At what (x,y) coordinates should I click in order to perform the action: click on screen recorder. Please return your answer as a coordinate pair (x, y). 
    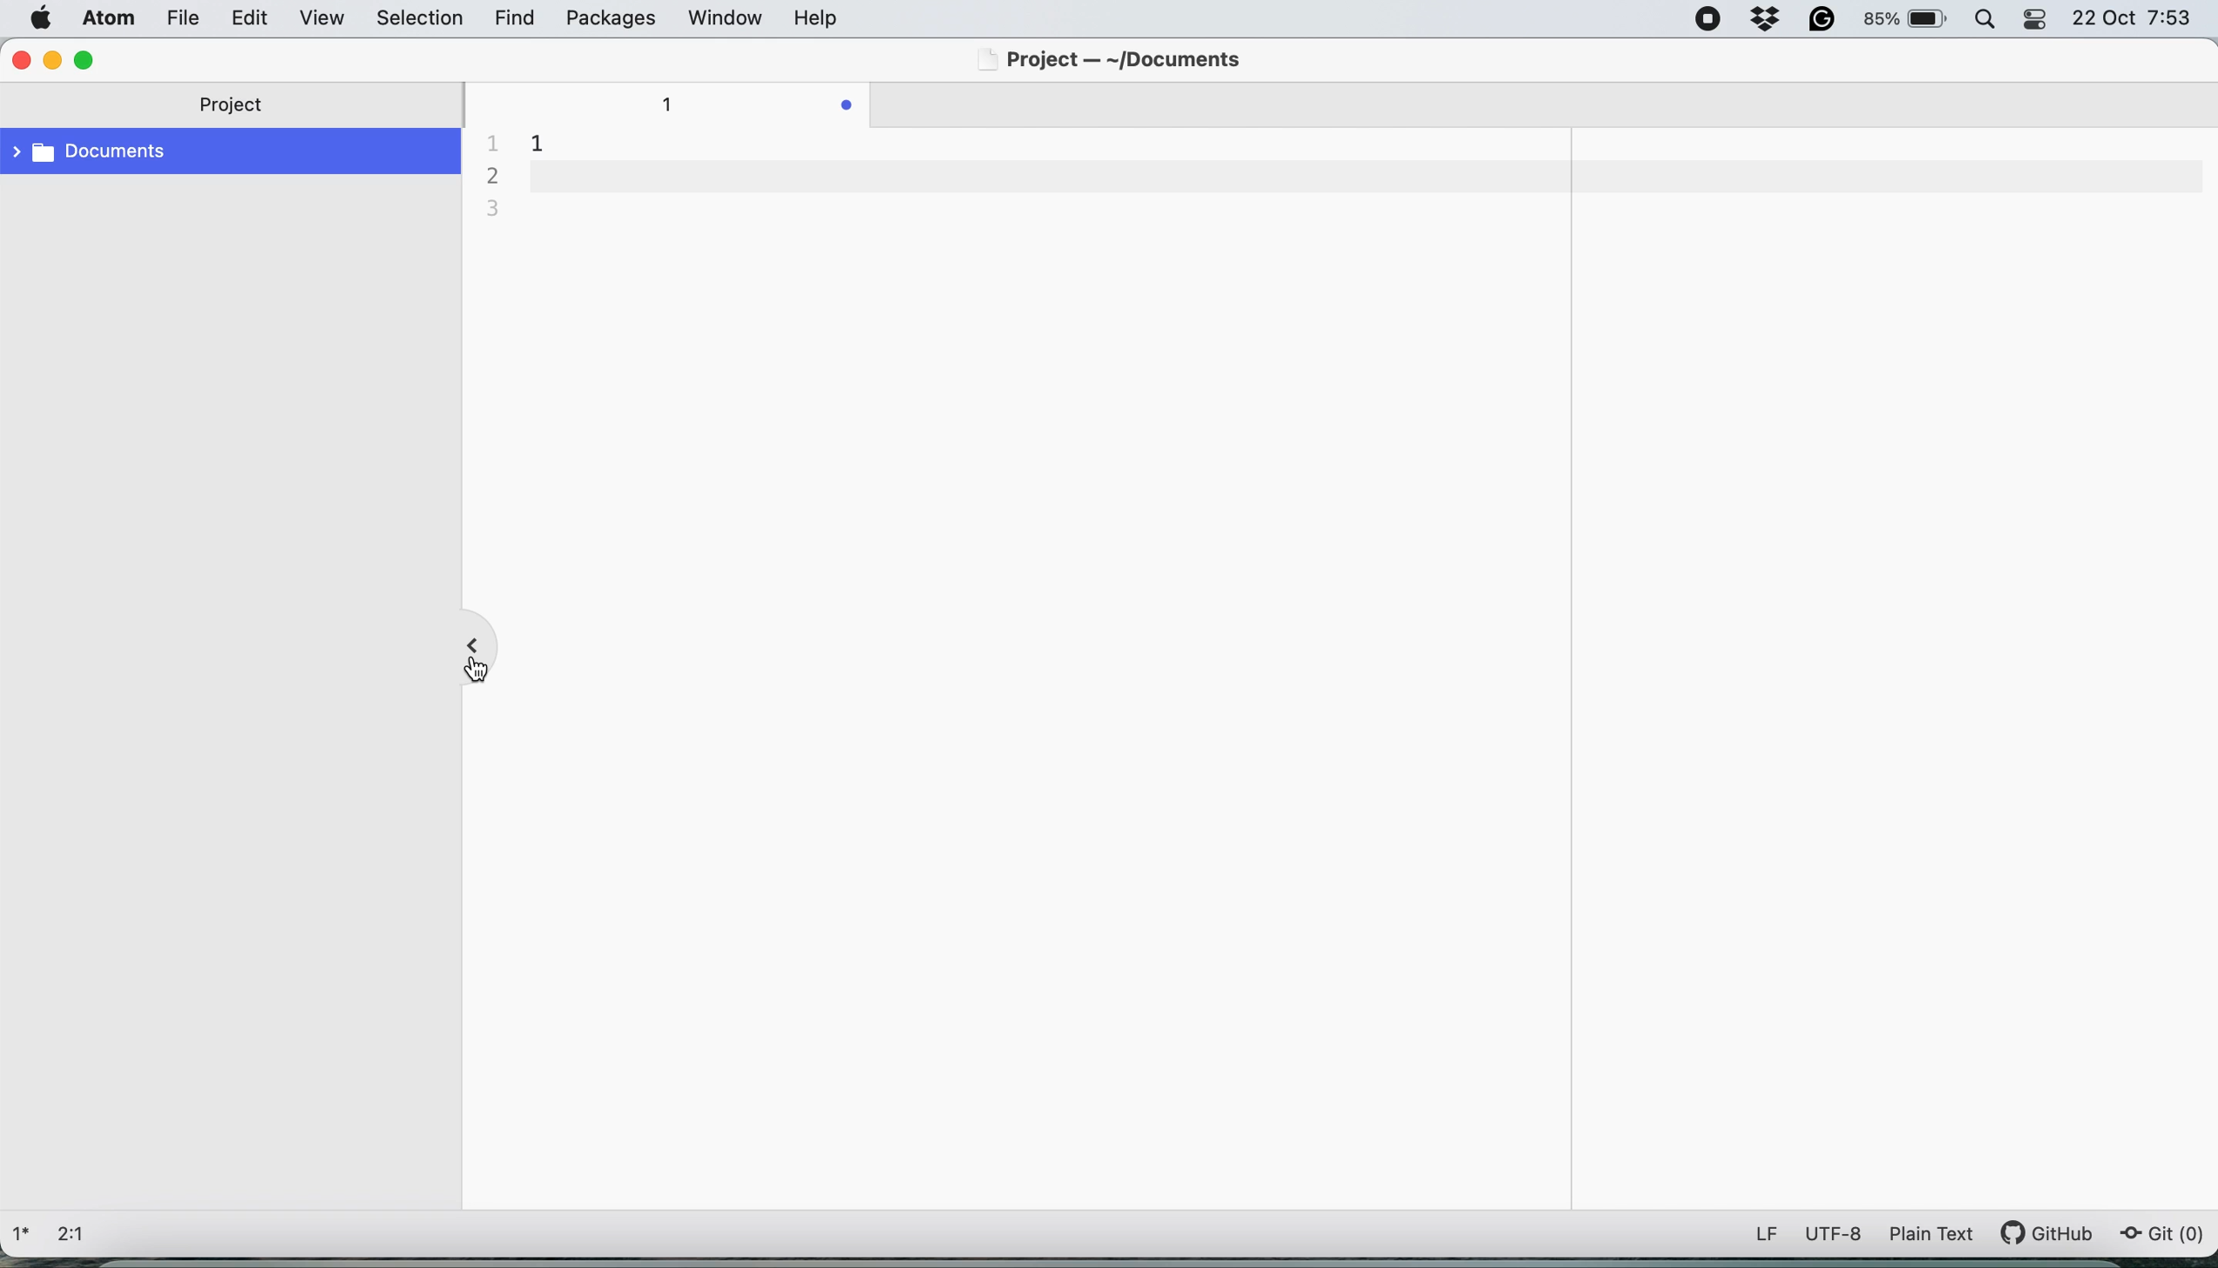
    Looking at the image, I should click on (1708, 18).